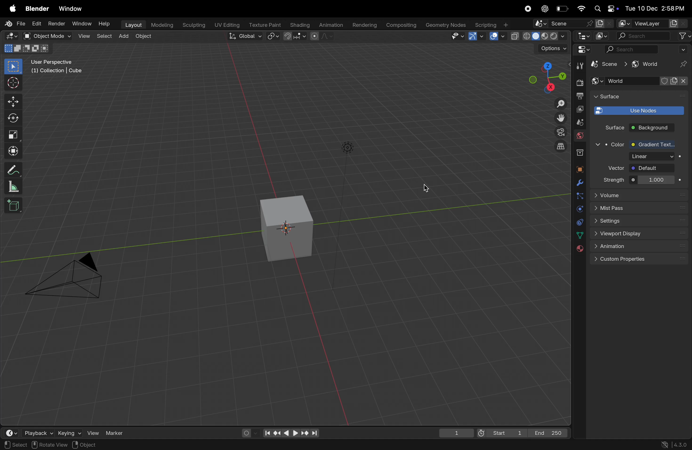  I want to click on Region, so click(58, 444).